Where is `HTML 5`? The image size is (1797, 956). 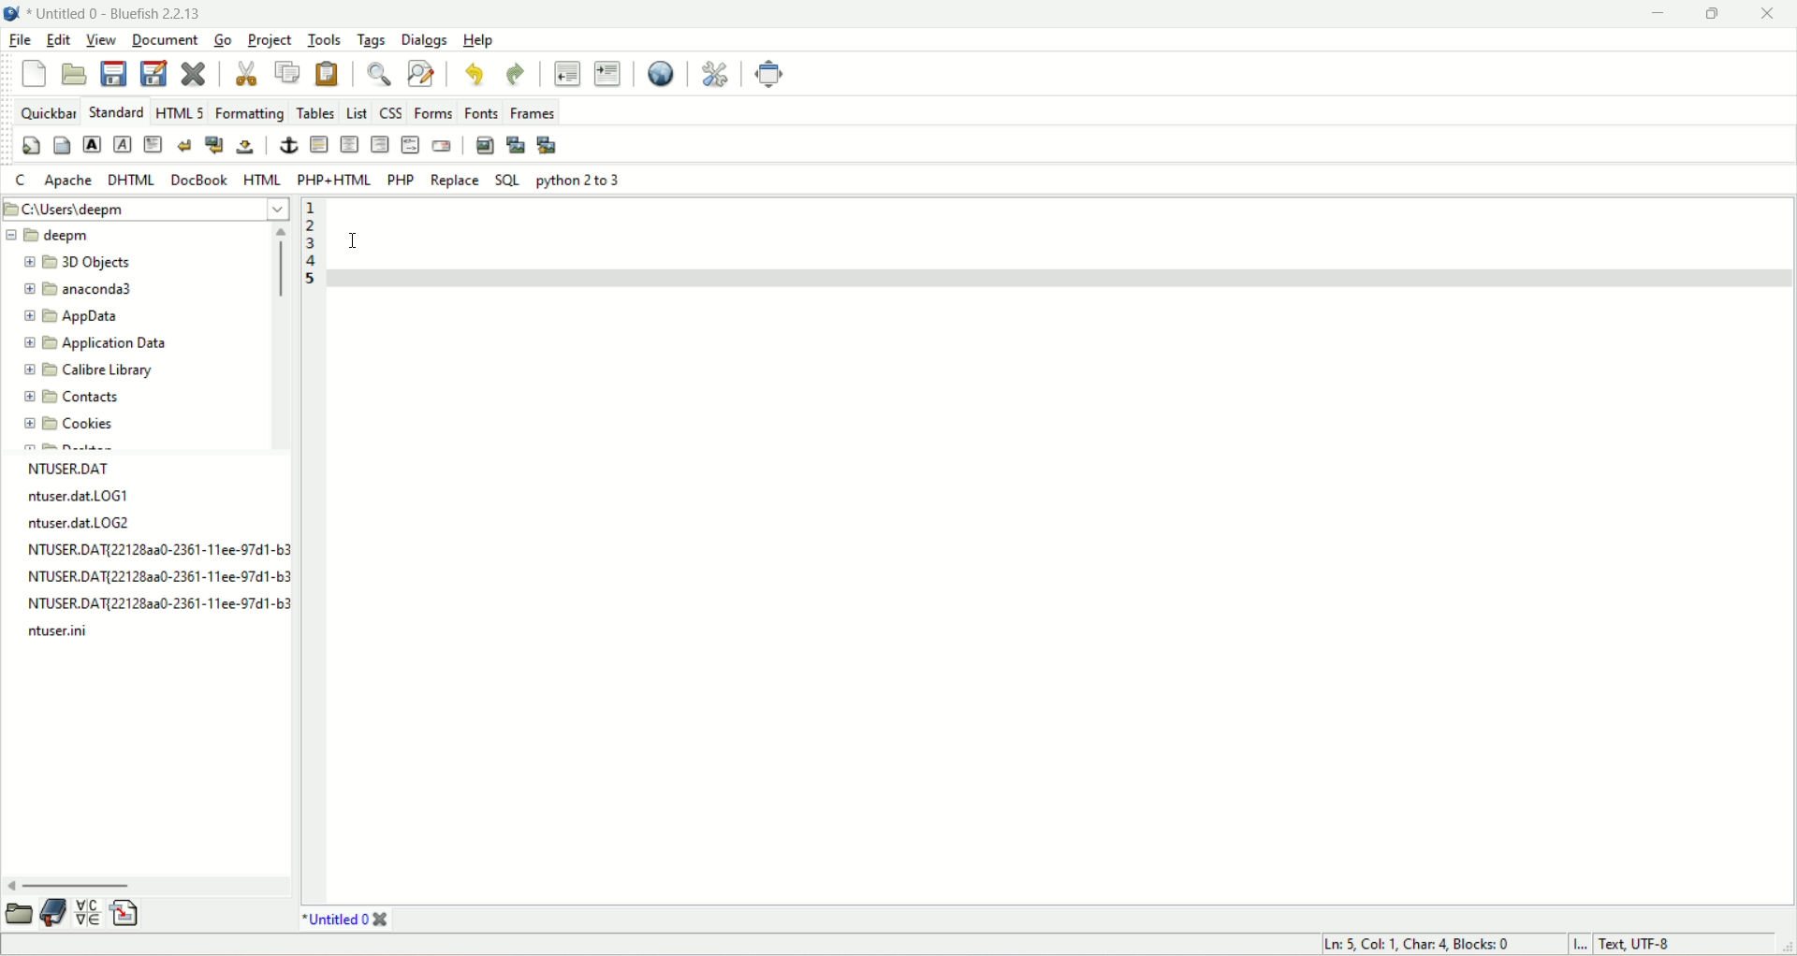
HTML 5 is located at coordinates (181, 112).